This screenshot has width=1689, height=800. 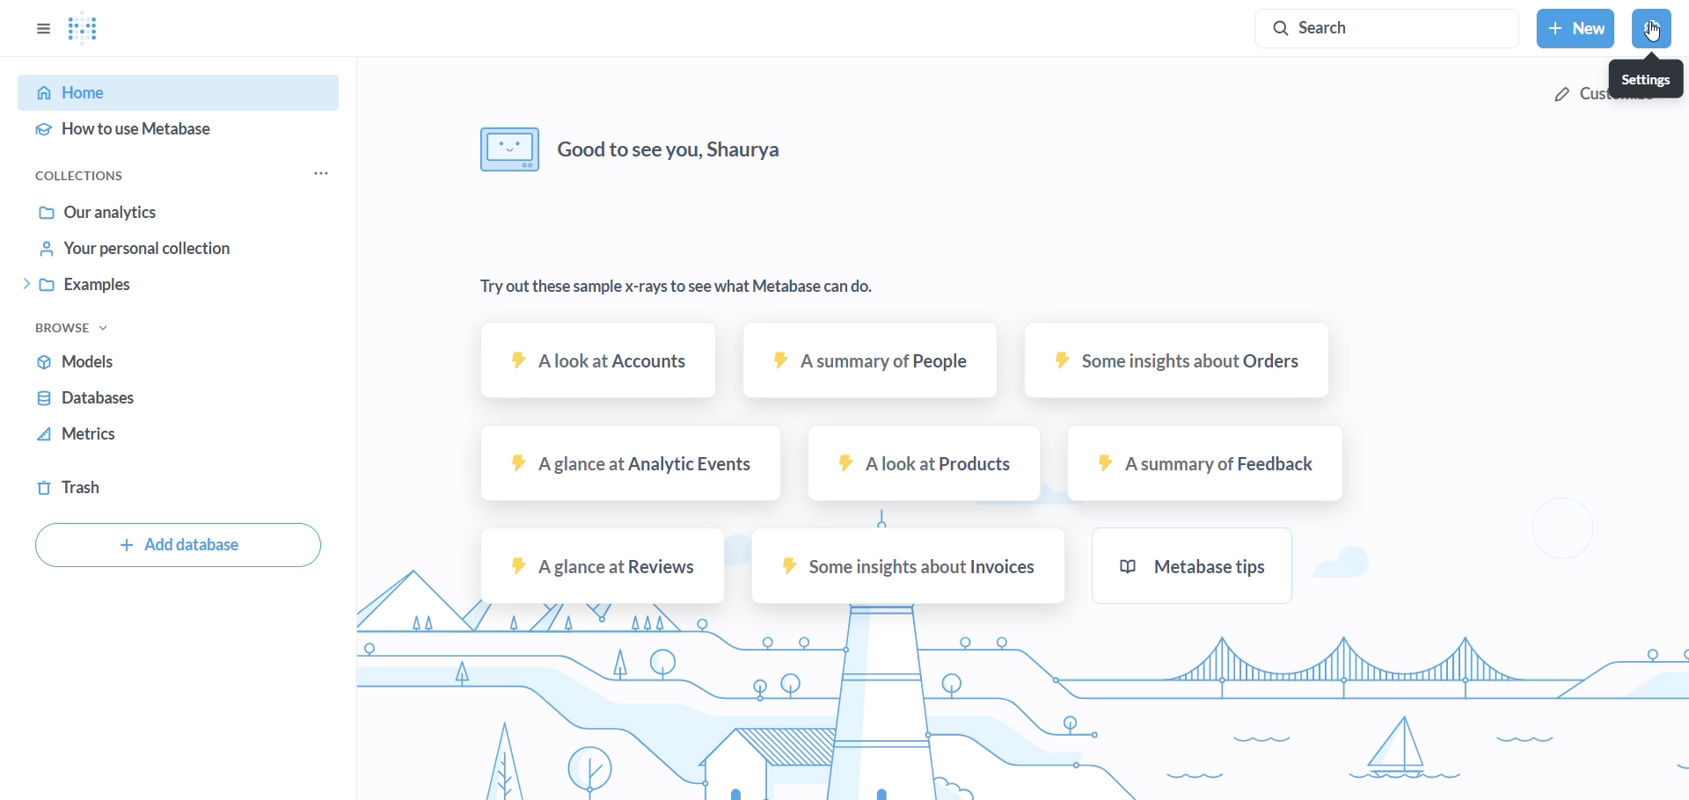 I want to click on LOGO, so click(x=88, y=26).